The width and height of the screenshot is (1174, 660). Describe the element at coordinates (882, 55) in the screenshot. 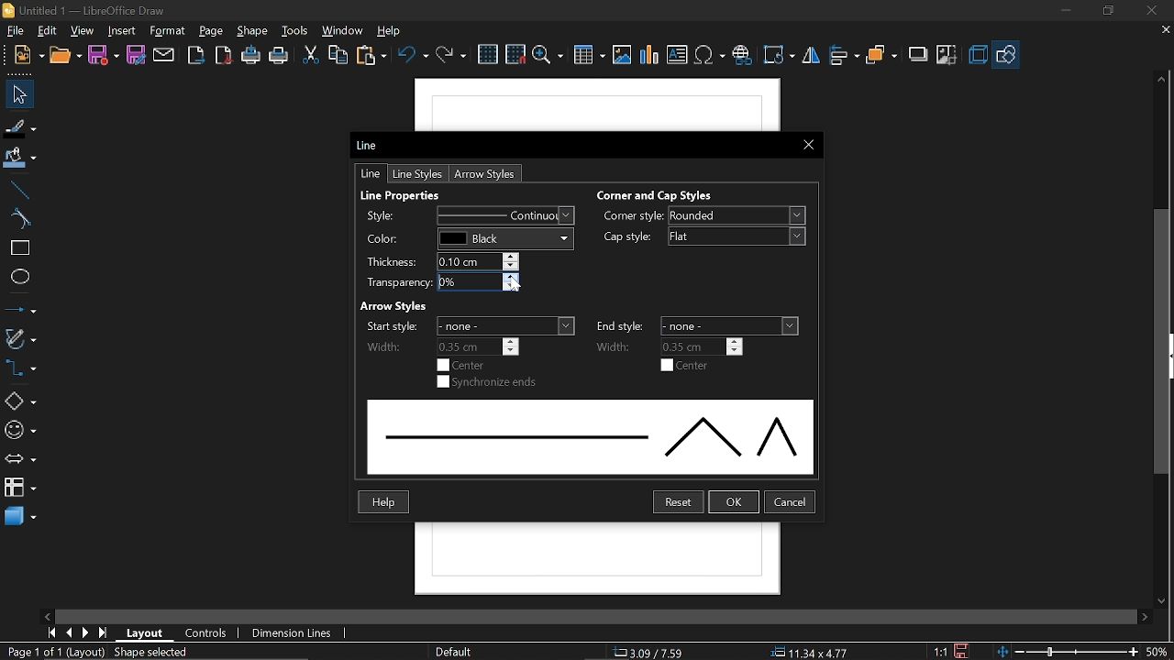

I see `arrange` at that location.